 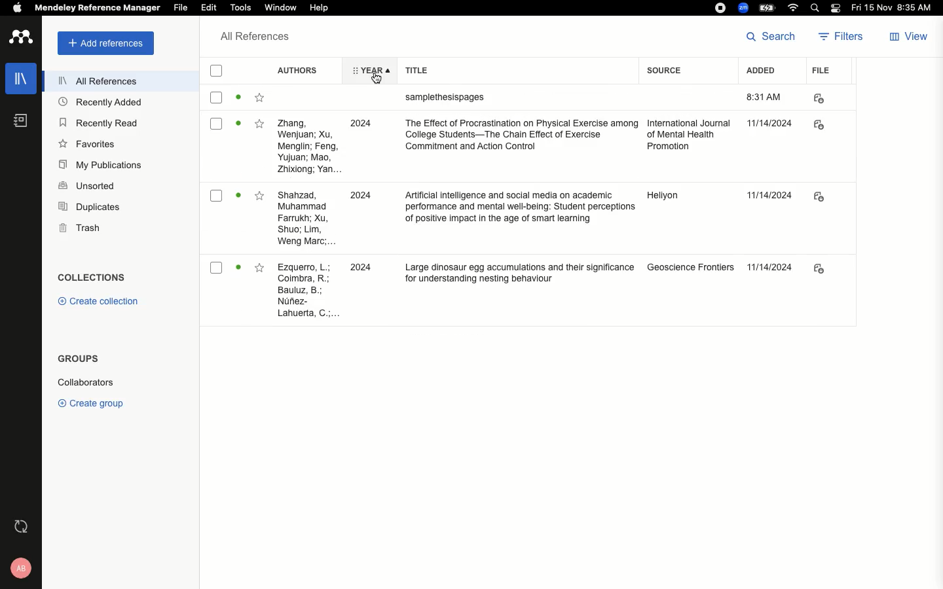 What do you see at coordinates (97, 8) in the screenshot?
I see `Mendeley reference manager` at bounding box center [97, 8].